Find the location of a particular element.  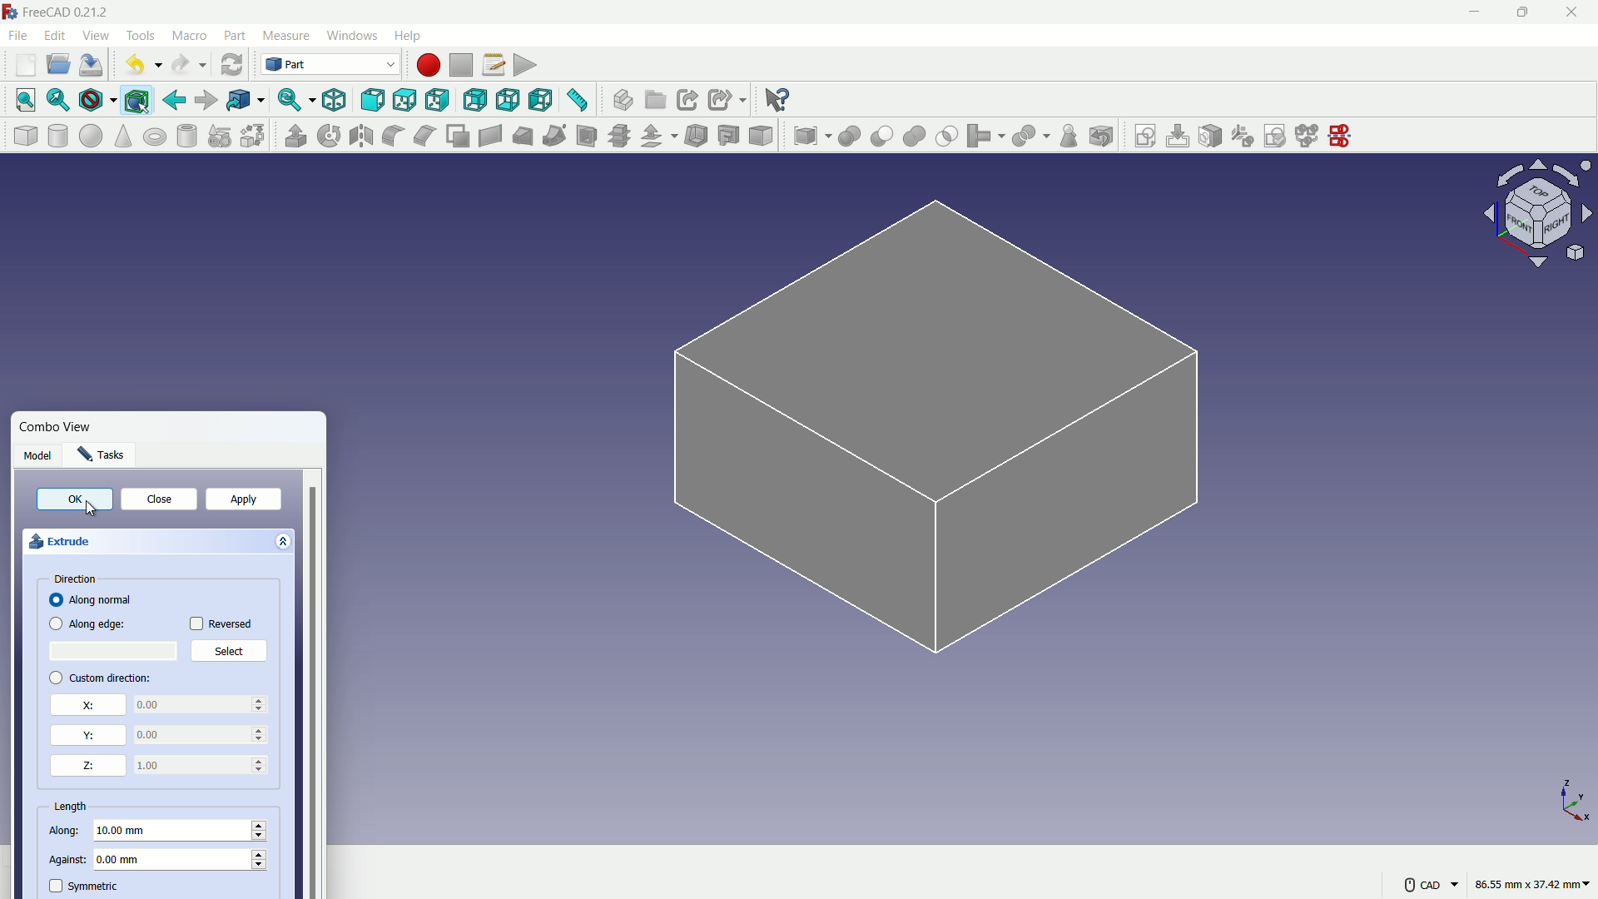

against length is located at coordinates (74, 859).